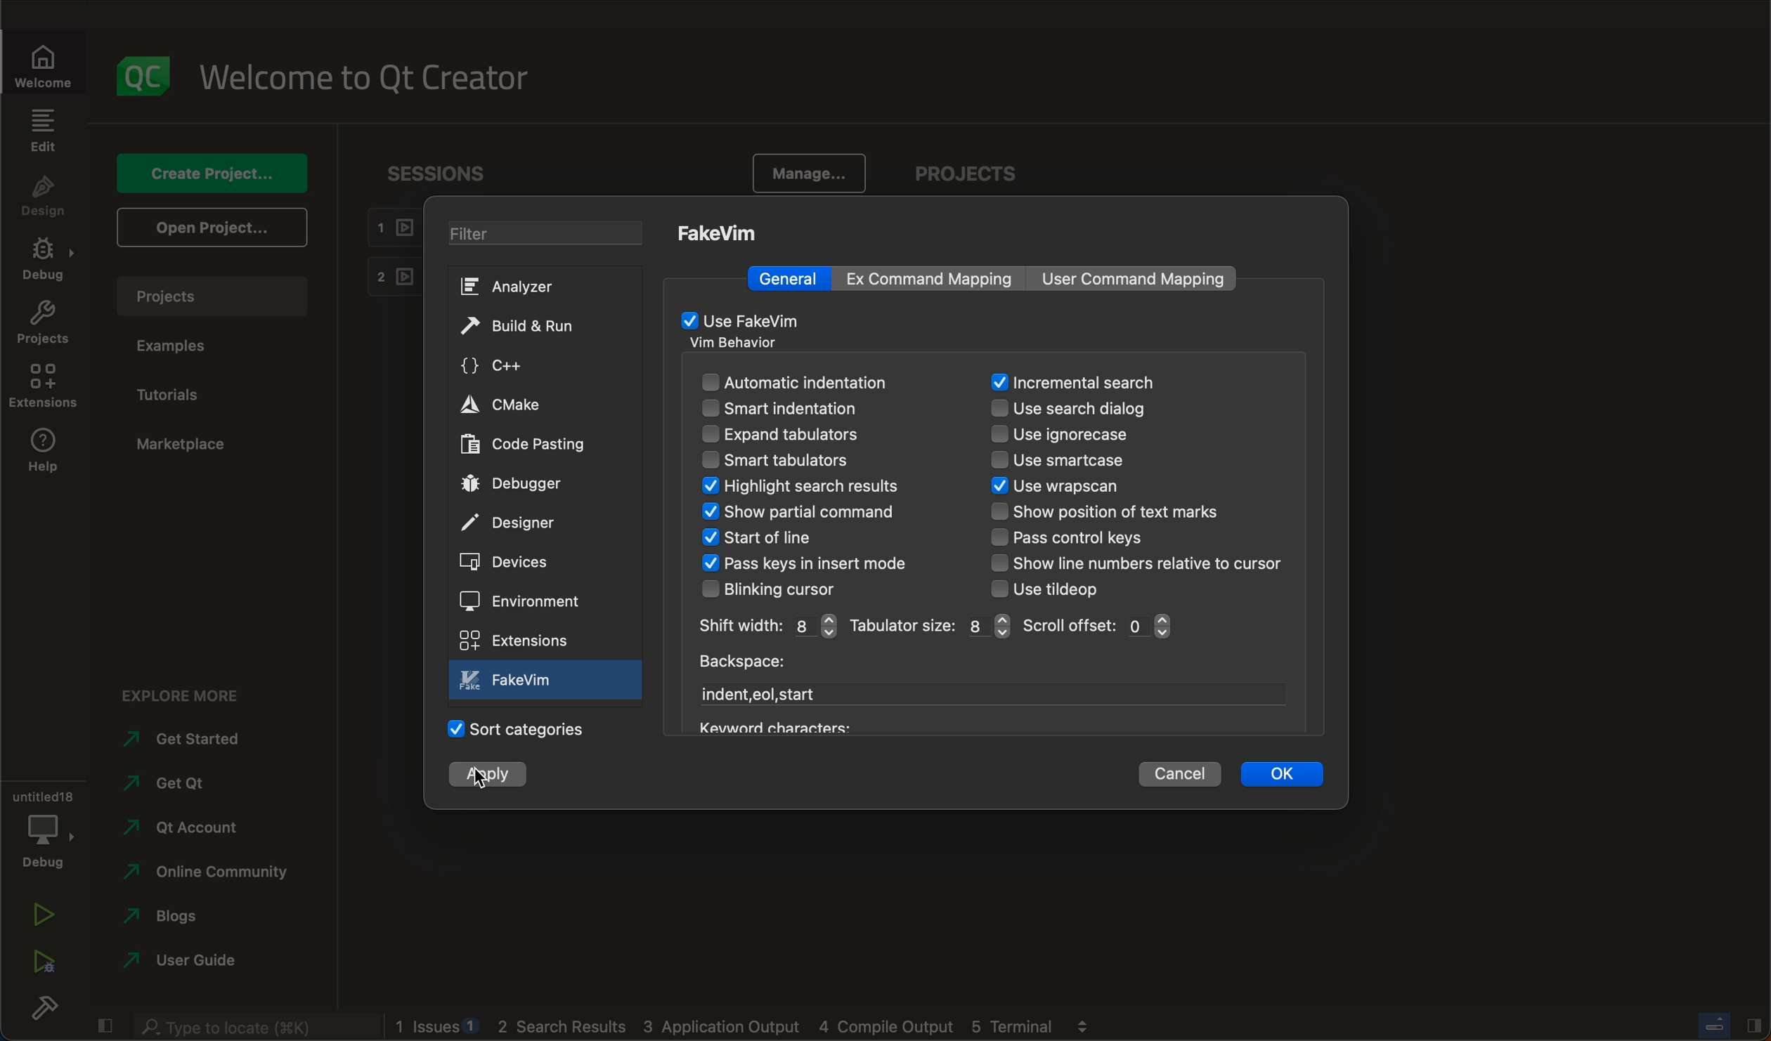 This screenshot has height=1041, width=1771. What do you see at coordinates (801, 513) in the screenshot?
I see `show command` at bounding box center [801, 513].